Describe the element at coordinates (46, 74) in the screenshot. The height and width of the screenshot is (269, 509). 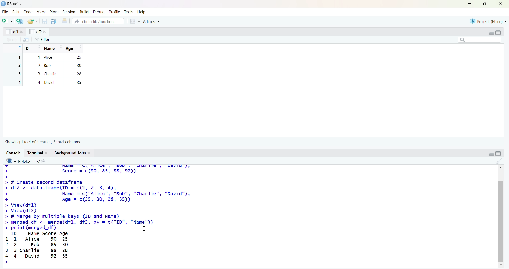
I see `3 3 Charlie 28` at that location.